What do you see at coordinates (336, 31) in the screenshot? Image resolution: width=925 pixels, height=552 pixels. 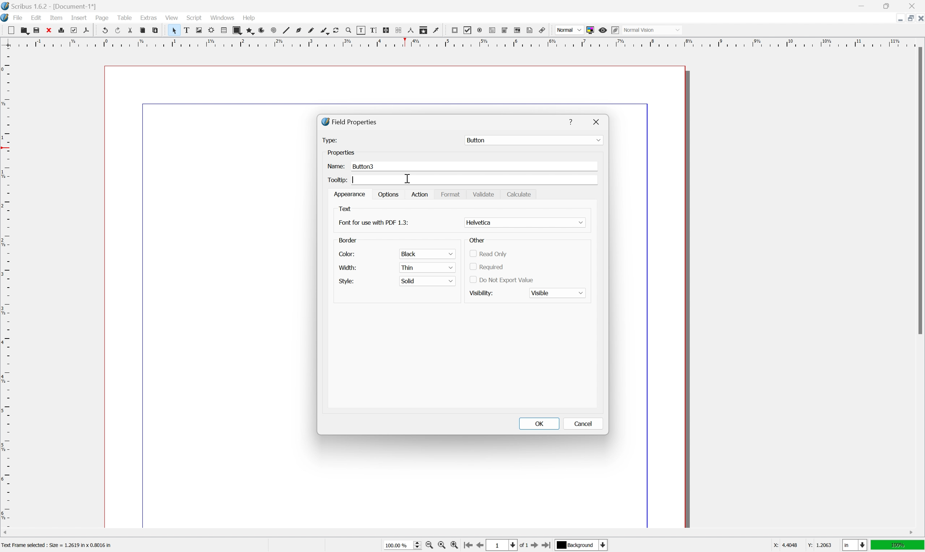 I see `rotate item` at bounding box center [336, 31].